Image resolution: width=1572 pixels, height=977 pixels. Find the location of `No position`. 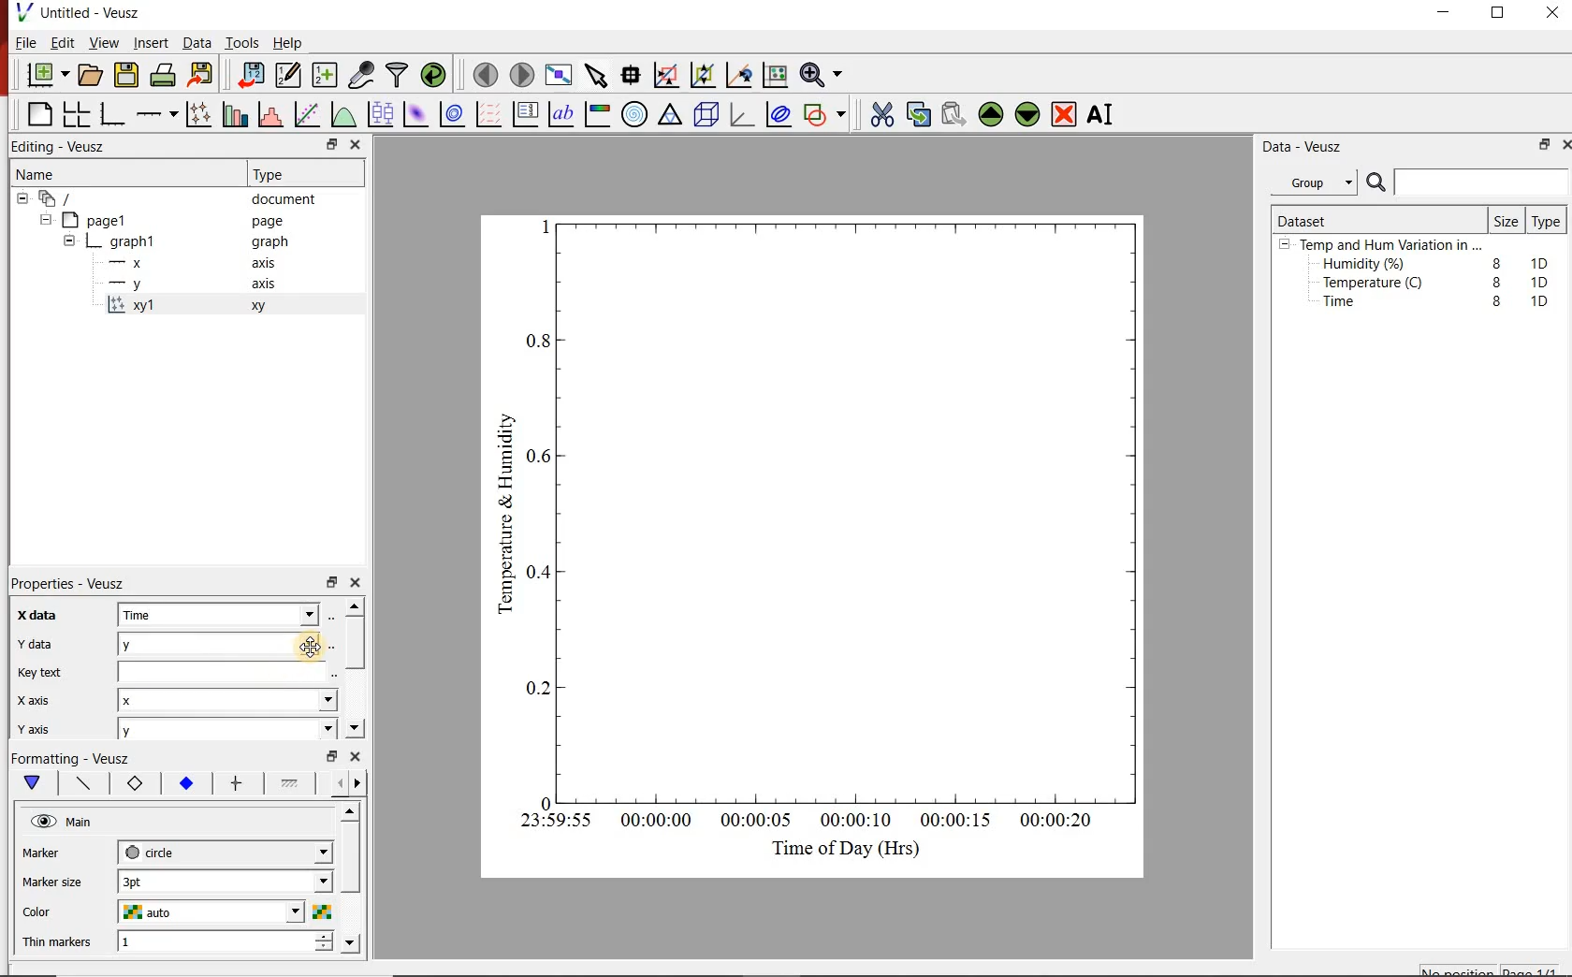

No position is located at coordinates (1458, 970).